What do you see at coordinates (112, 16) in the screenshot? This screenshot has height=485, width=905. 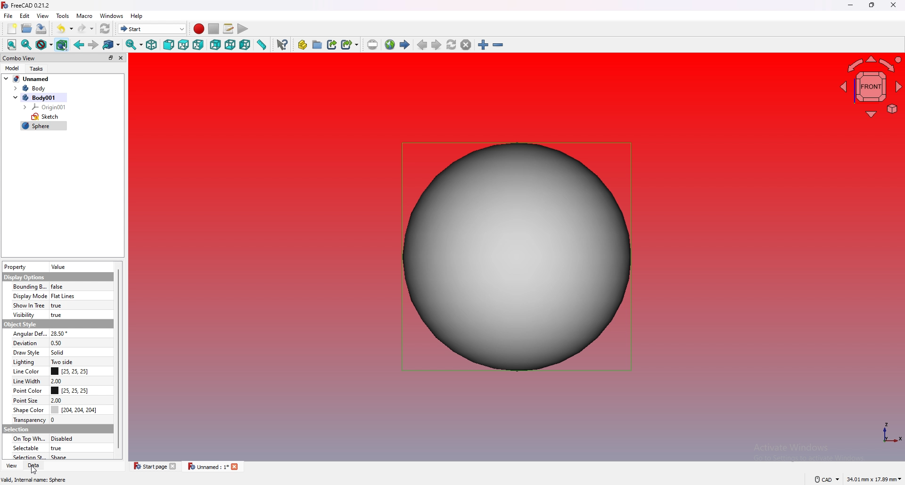 I see `windows` at bounding box center [112, 16].